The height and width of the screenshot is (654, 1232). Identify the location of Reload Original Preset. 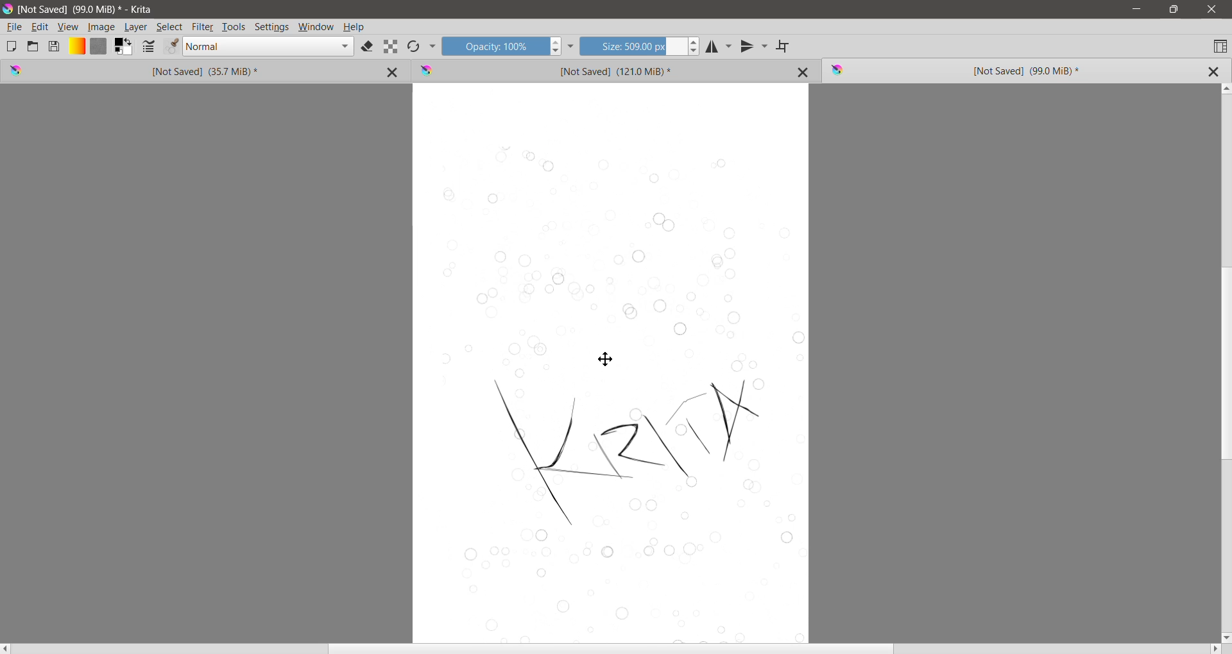
(413, 46).